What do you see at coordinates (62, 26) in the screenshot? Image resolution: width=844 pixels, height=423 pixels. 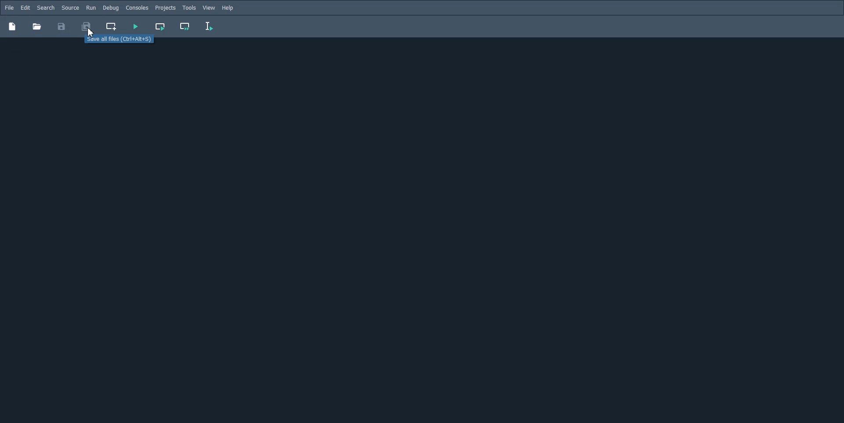 I see `Save File` at bounding box center [62, 26].